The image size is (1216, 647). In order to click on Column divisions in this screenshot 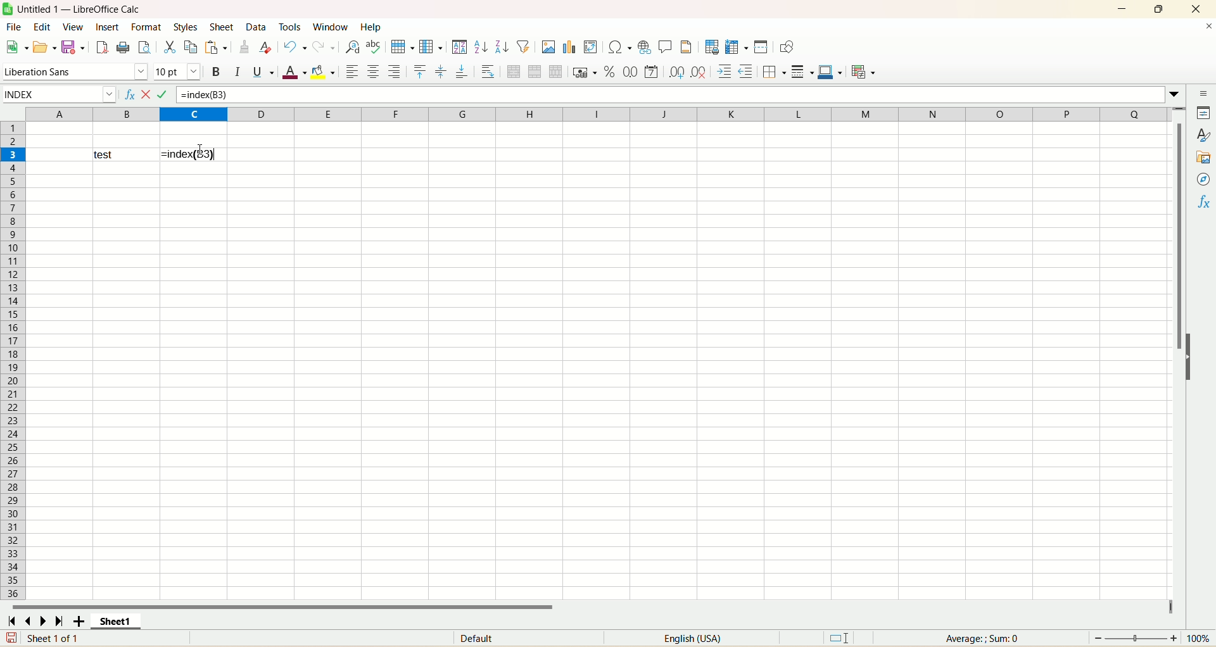, I will do `click(92, 114)`.